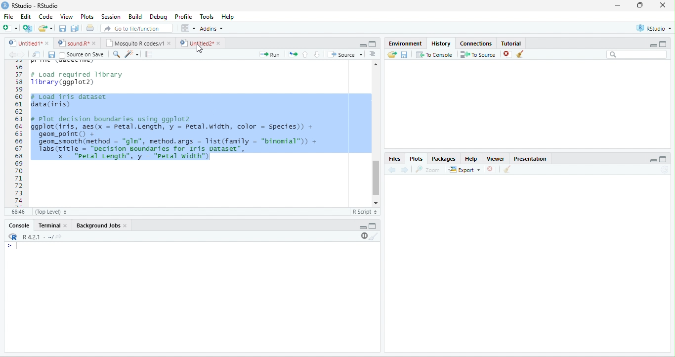  I want to click on tools, so click(131, 55).